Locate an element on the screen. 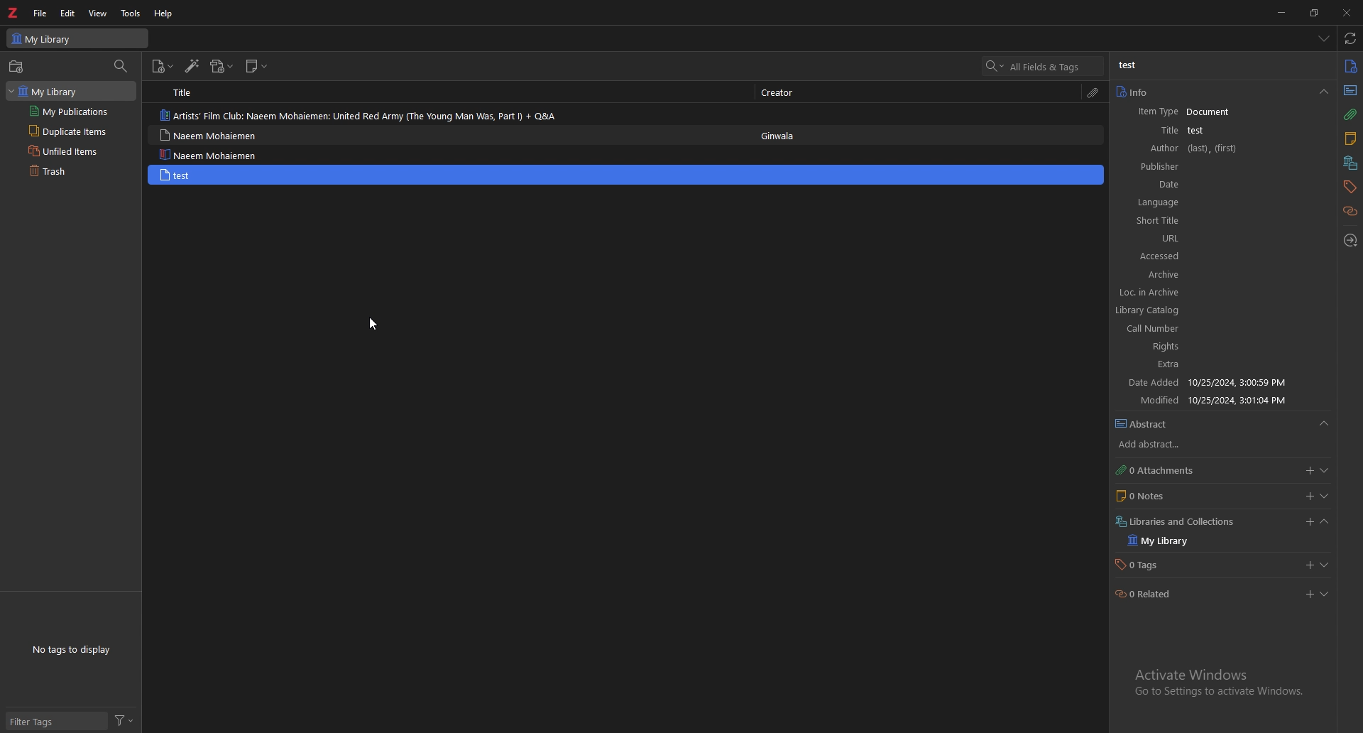 The image size is (1363, 733). language input is located at coordinates (1232, 203).